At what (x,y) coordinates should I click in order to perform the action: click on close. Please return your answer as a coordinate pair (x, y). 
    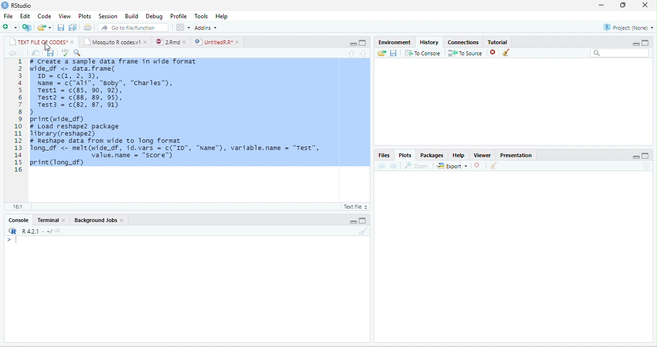
    Looking at the image, I should click on (146, 41).